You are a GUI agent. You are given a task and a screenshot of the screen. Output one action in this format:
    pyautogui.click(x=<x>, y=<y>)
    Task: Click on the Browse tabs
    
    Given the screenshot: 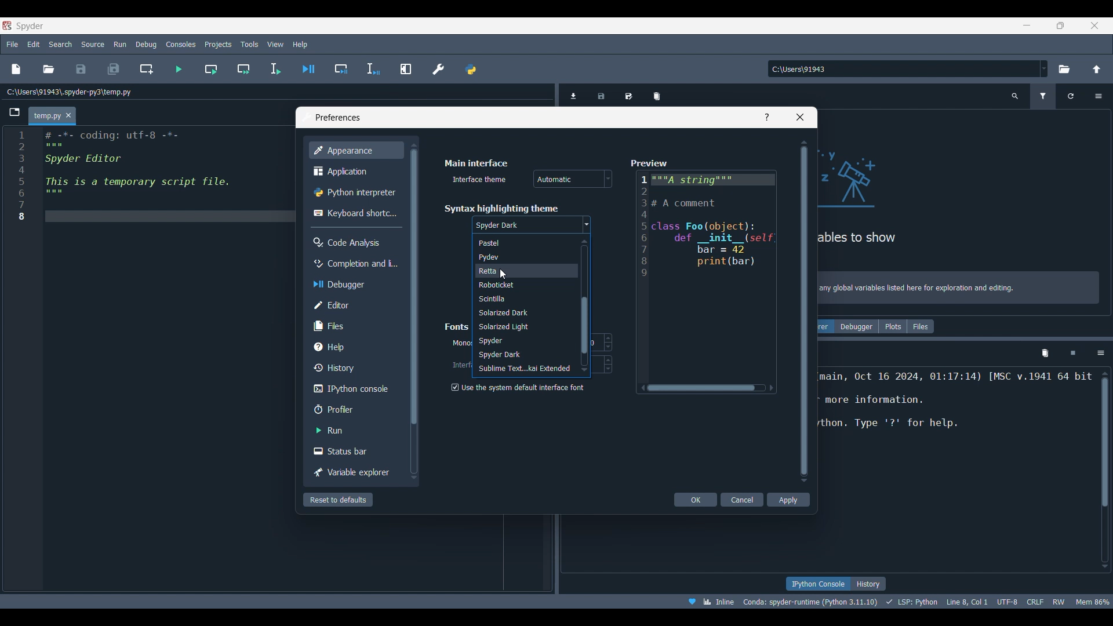 What is the action you would take?
    pyautogui.click(x=15, y=112)
    